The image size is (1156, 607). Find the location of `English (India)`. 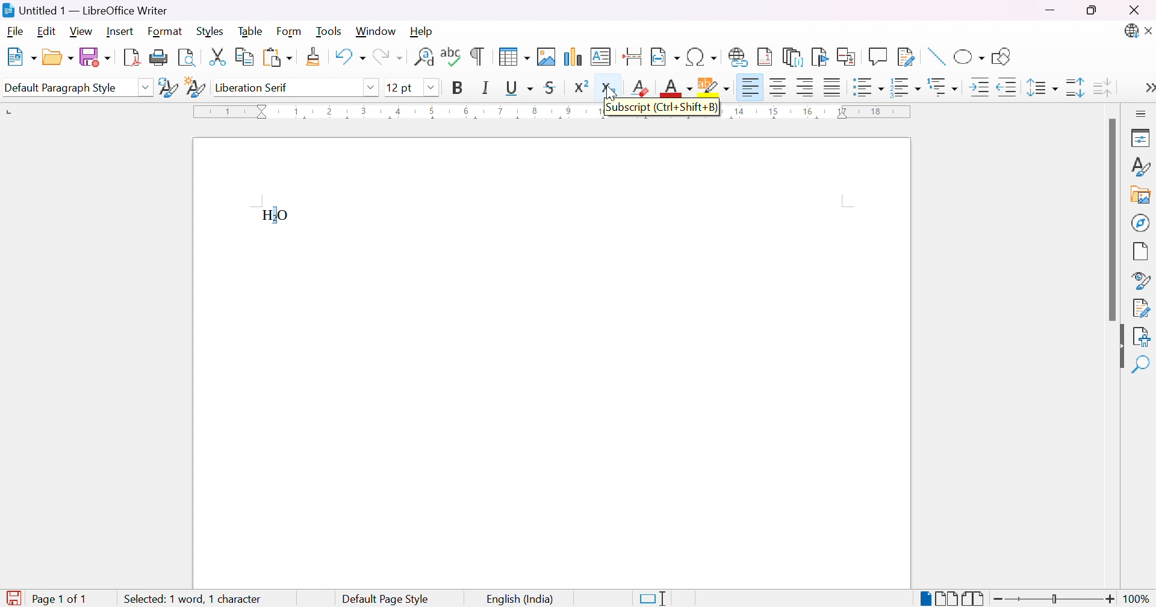

English (India) is located at coordinates (521, 600).